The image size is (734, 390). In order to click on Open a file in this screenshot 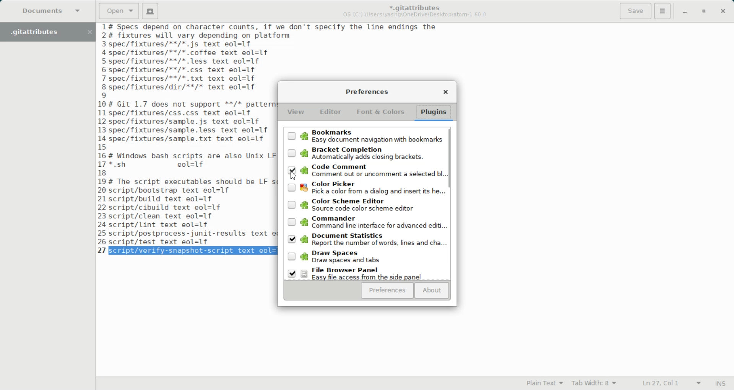, I will do `click(119, 10)`.